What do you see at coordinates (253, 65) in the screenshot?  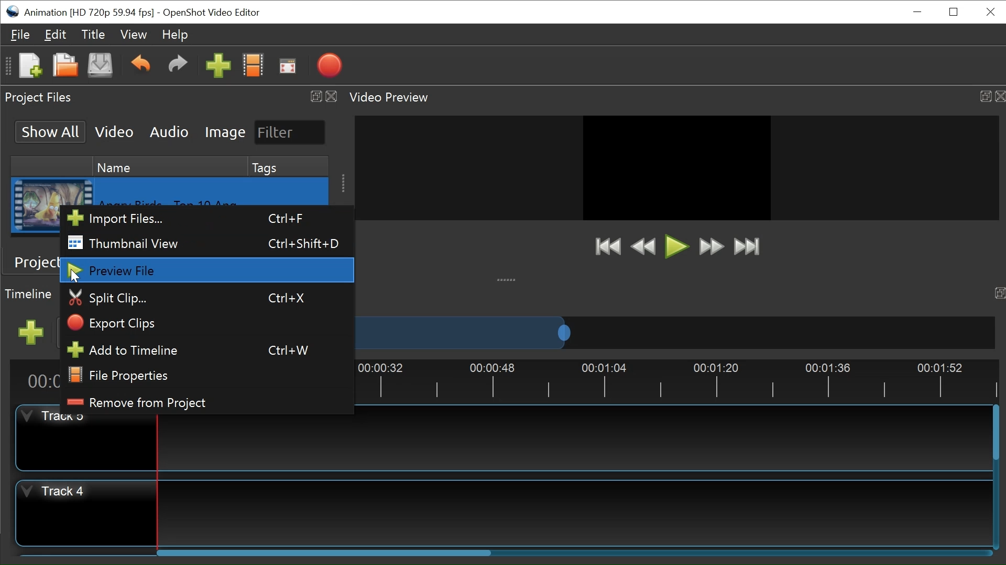 I see `Chooses File` at bounding box center [253, 65].